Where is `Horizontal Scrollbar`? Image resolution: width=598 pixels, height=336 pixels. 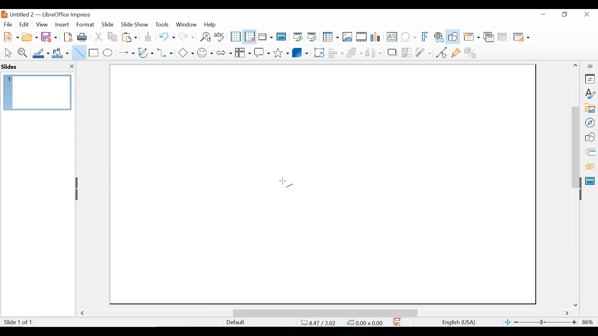
Horizontal Scrollbar is located at coordinates (325, 313).